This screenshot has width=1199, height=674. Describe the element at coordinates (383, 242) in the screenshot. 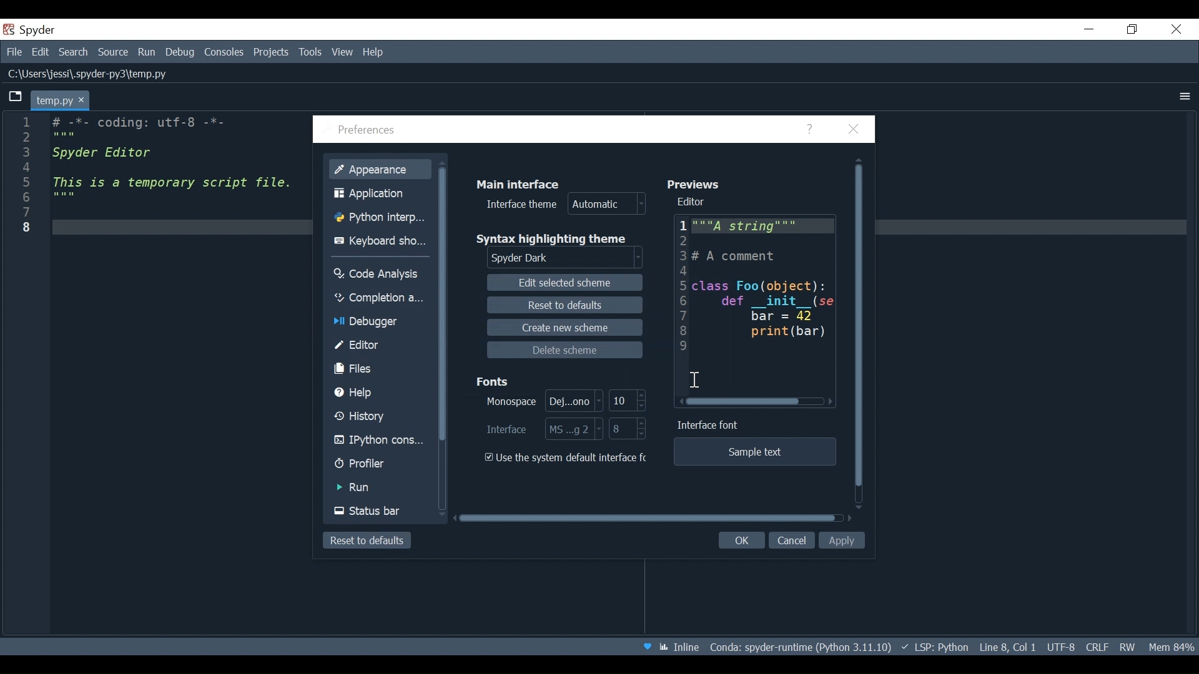

I see `Keyboard Shortcuts` at that location.